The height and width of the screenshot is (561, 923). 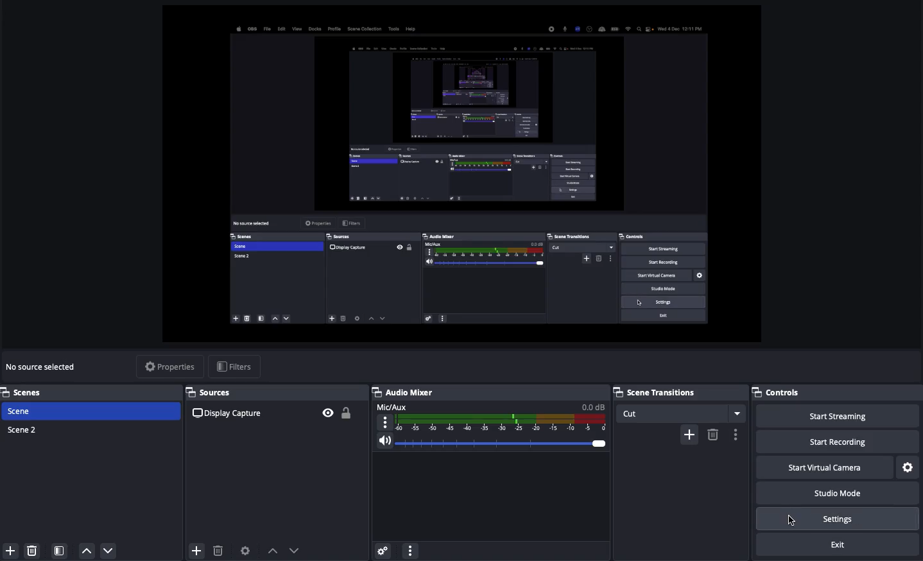 What do you see at coordinates (168, 366) in the screenshot?
I see `Properties` at bounding box center [168, 366].